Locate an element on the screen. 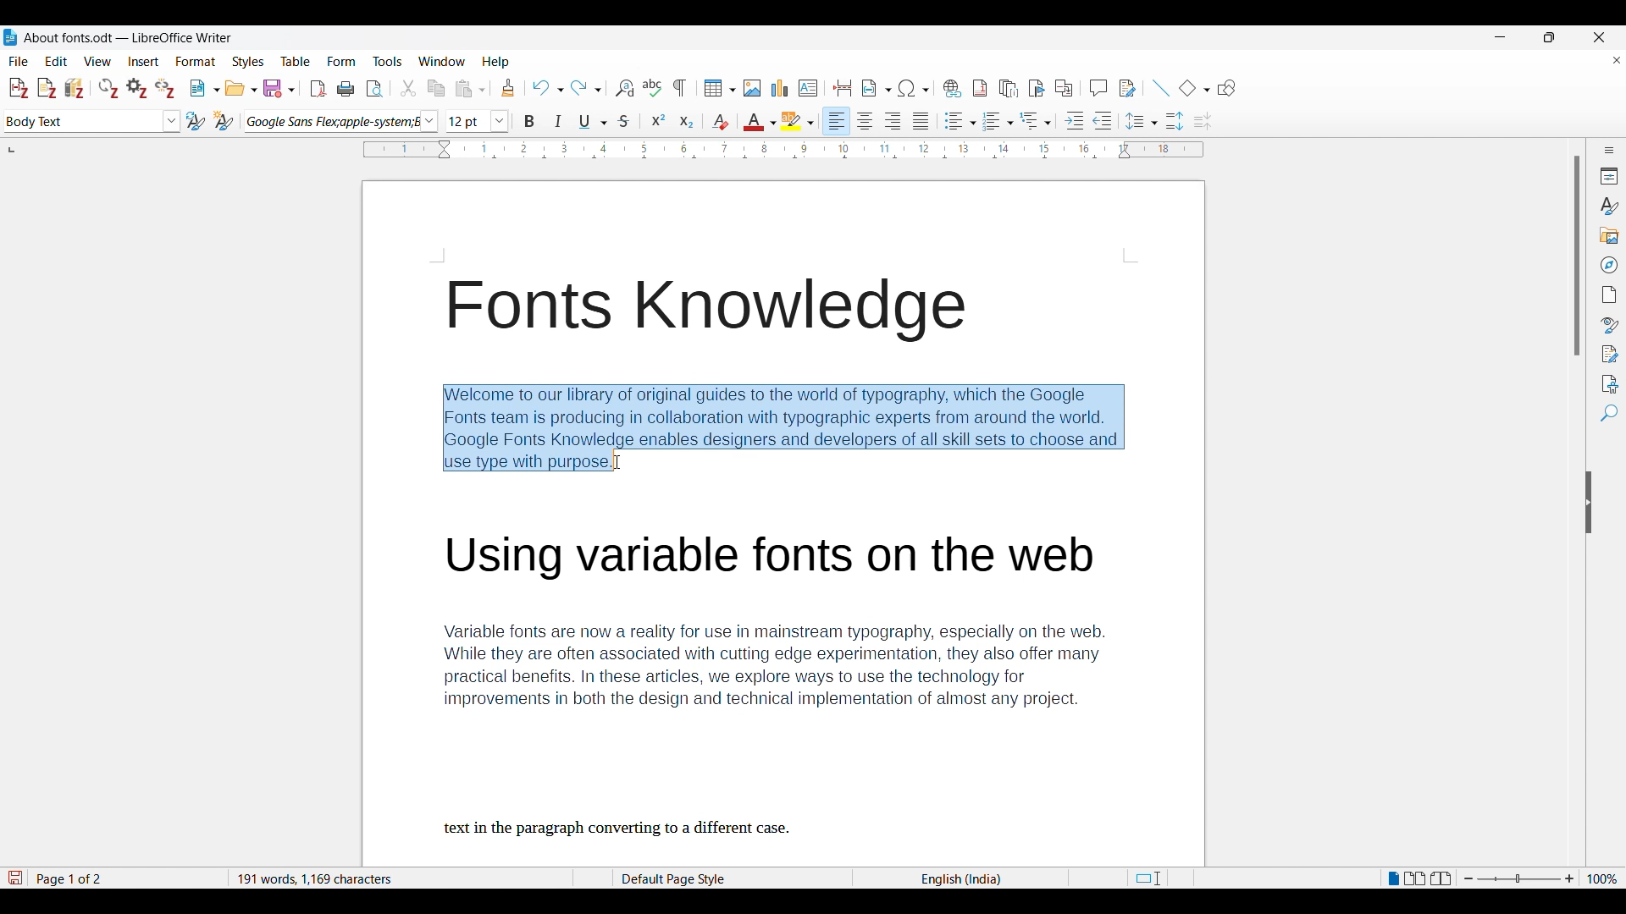 The height and width of the screenshot is (914, 1626). Export directly as PDF is located at coordinates (318, 89).